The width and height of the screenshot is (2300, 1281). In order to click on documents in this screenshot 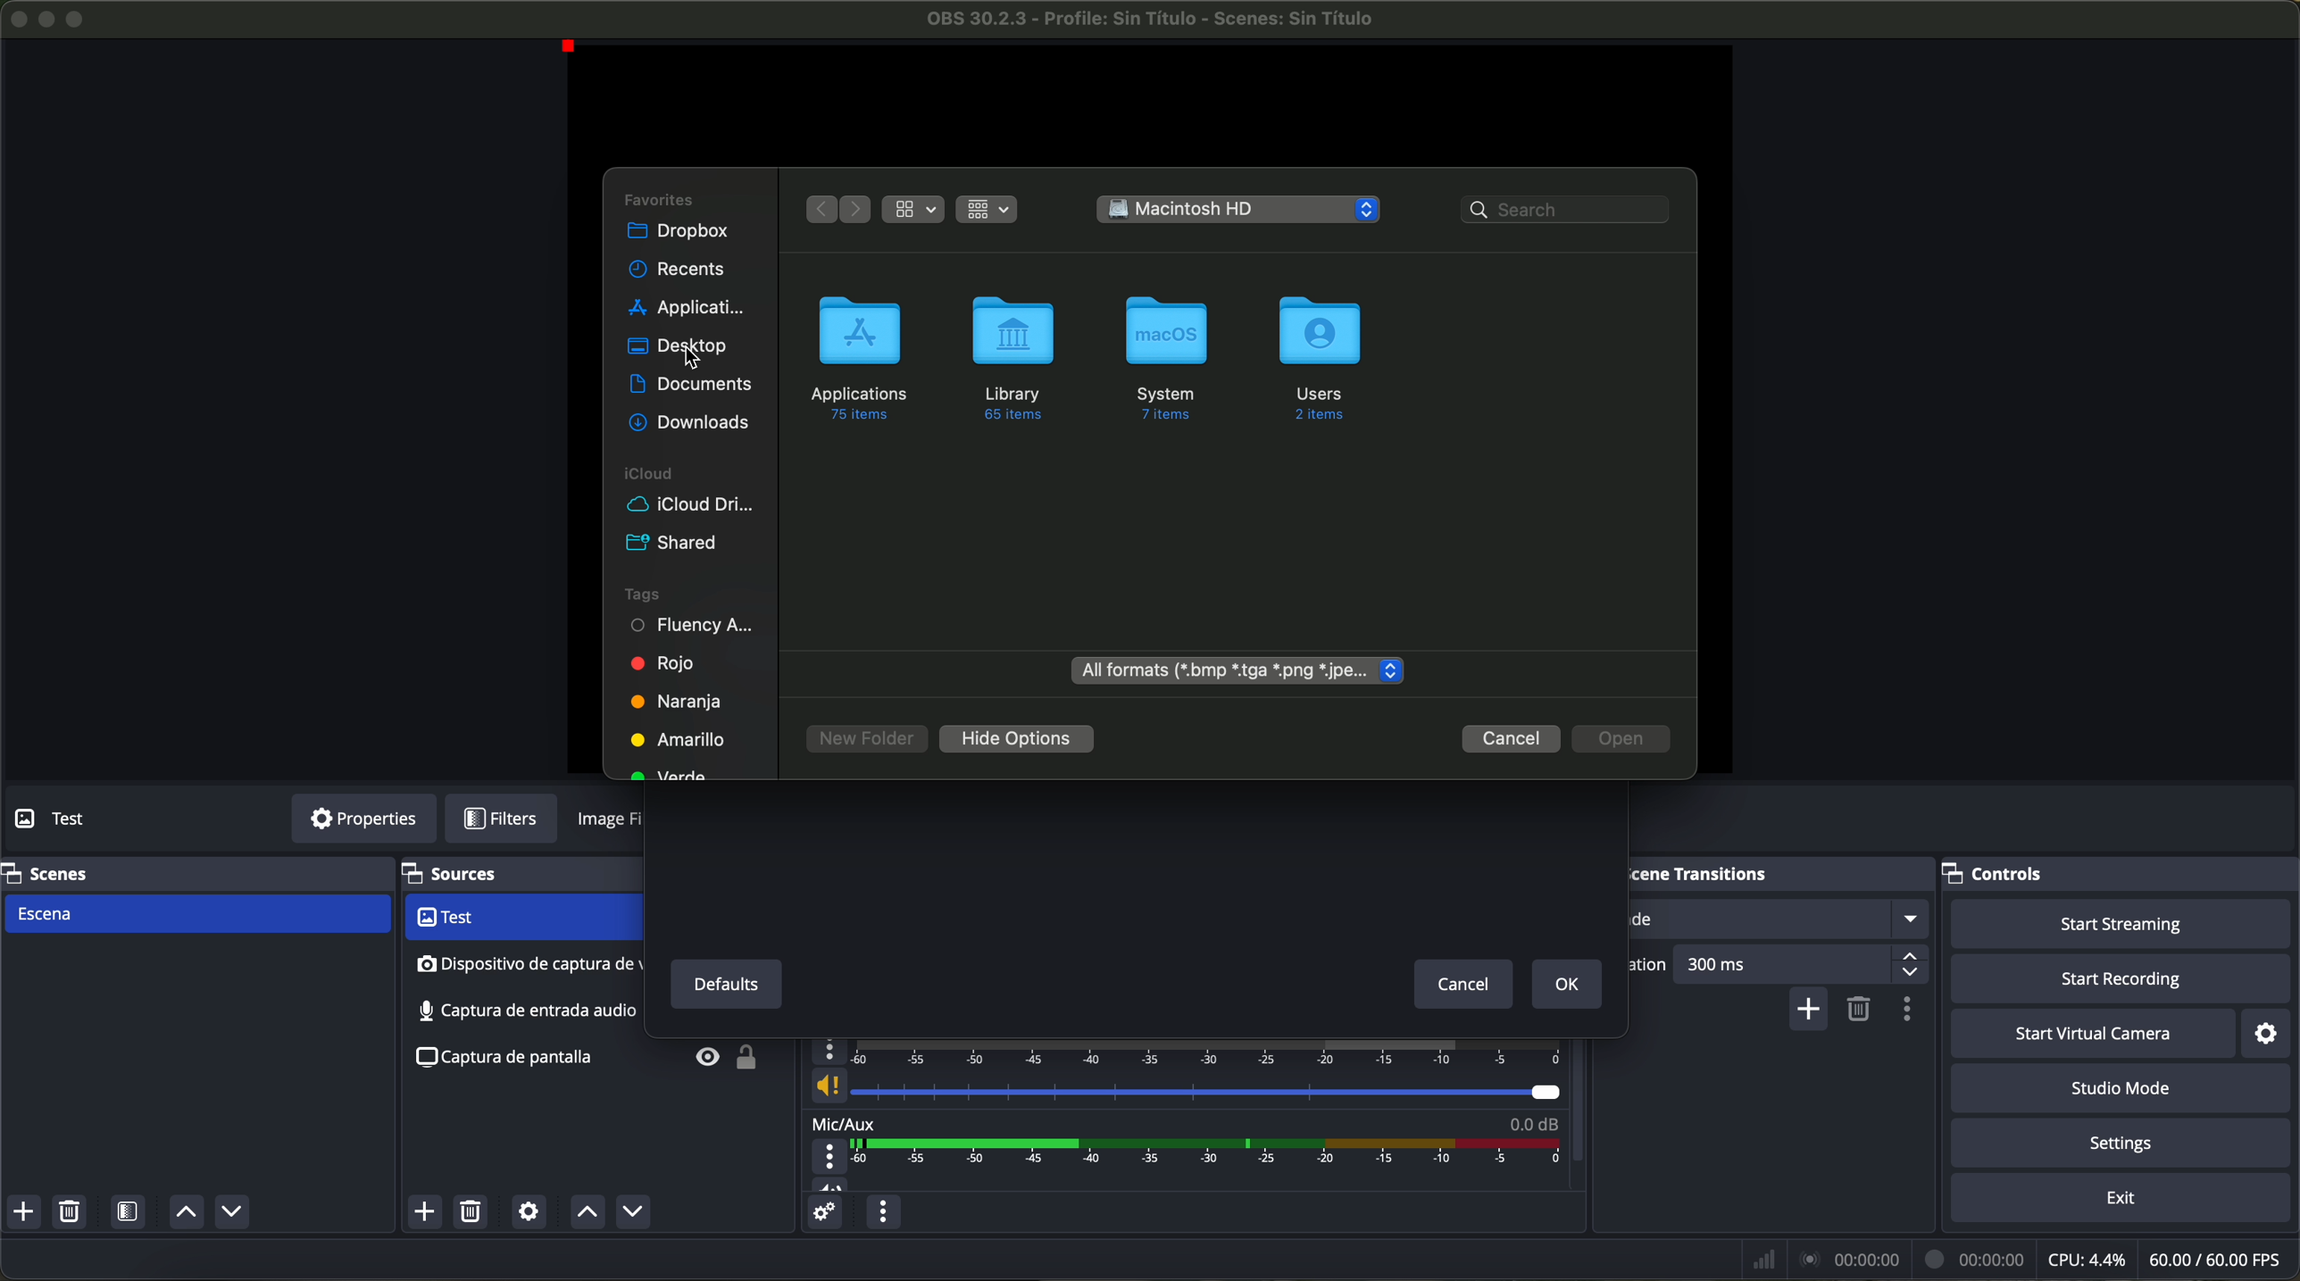, I will do `click(693, 385)`.